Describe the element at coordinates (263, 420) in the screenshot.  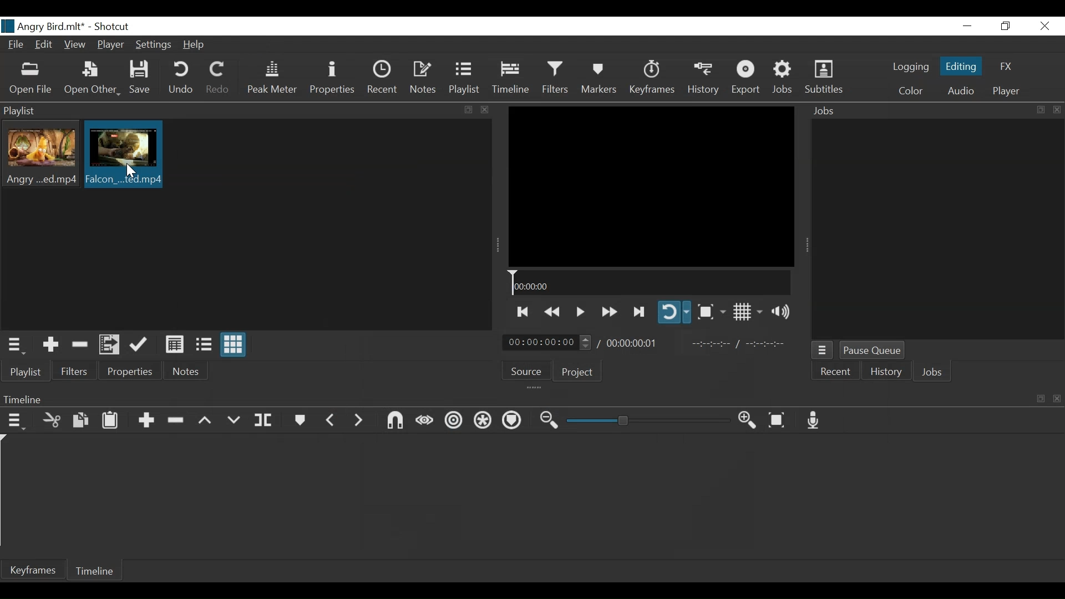
I see `Split at playhead` at that location.